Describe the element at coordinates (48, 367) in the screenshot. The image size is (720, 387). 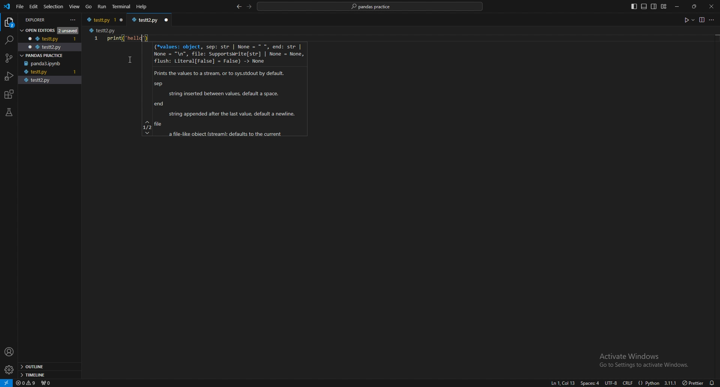
I see `outline` at that location.